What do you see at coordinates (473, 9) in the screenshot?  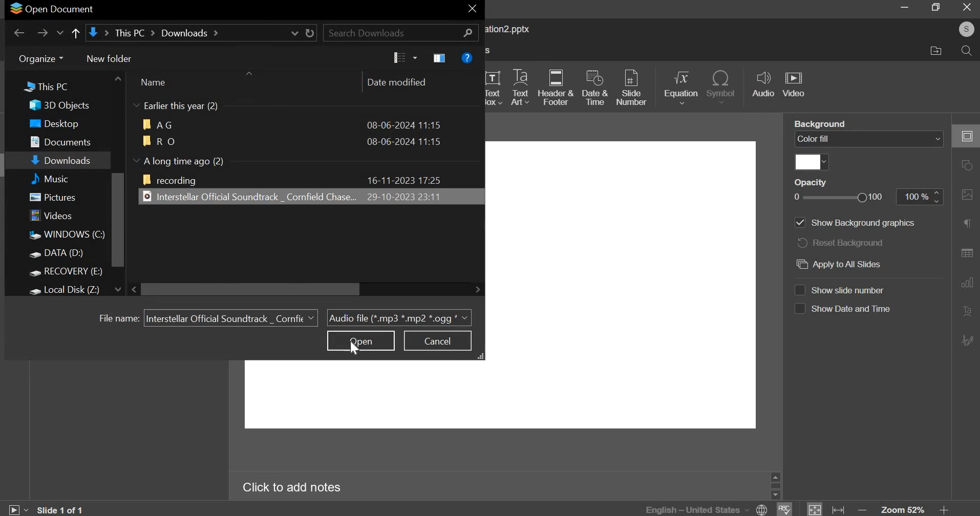 I see `close` at bounding box center [473, 9].